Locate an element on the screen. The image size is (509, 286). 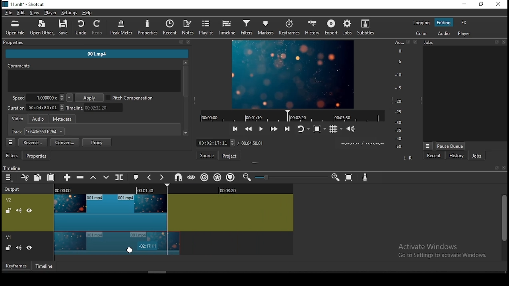
fx is located at coordinates (465, 23).